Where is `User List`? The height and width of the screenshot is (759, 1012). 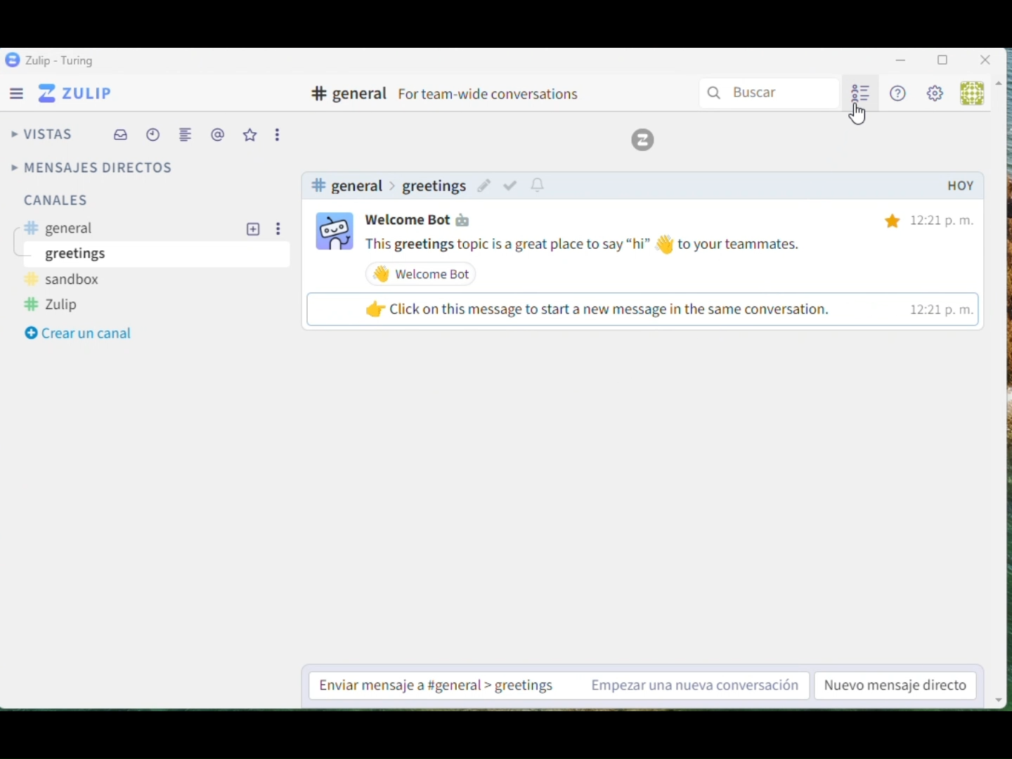
User List is located at coordinates (857, 93).